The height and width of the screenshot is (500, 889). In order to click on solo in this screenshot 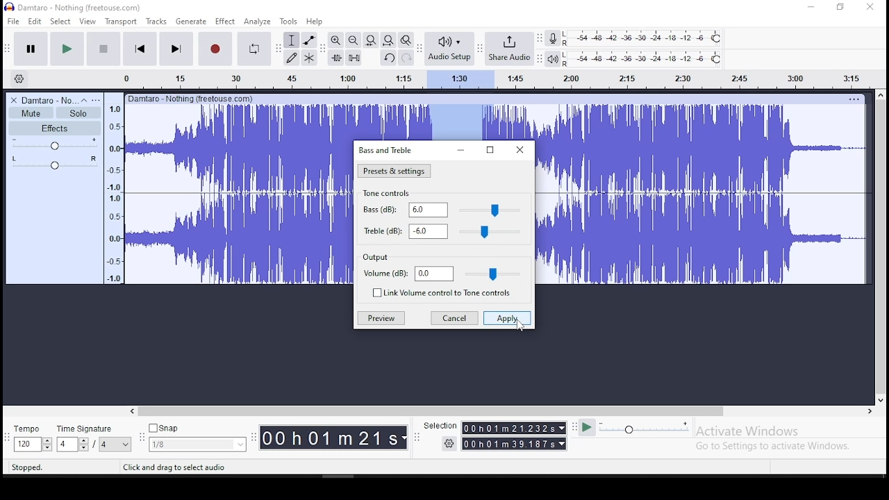, I will do `click(78, 113)`.